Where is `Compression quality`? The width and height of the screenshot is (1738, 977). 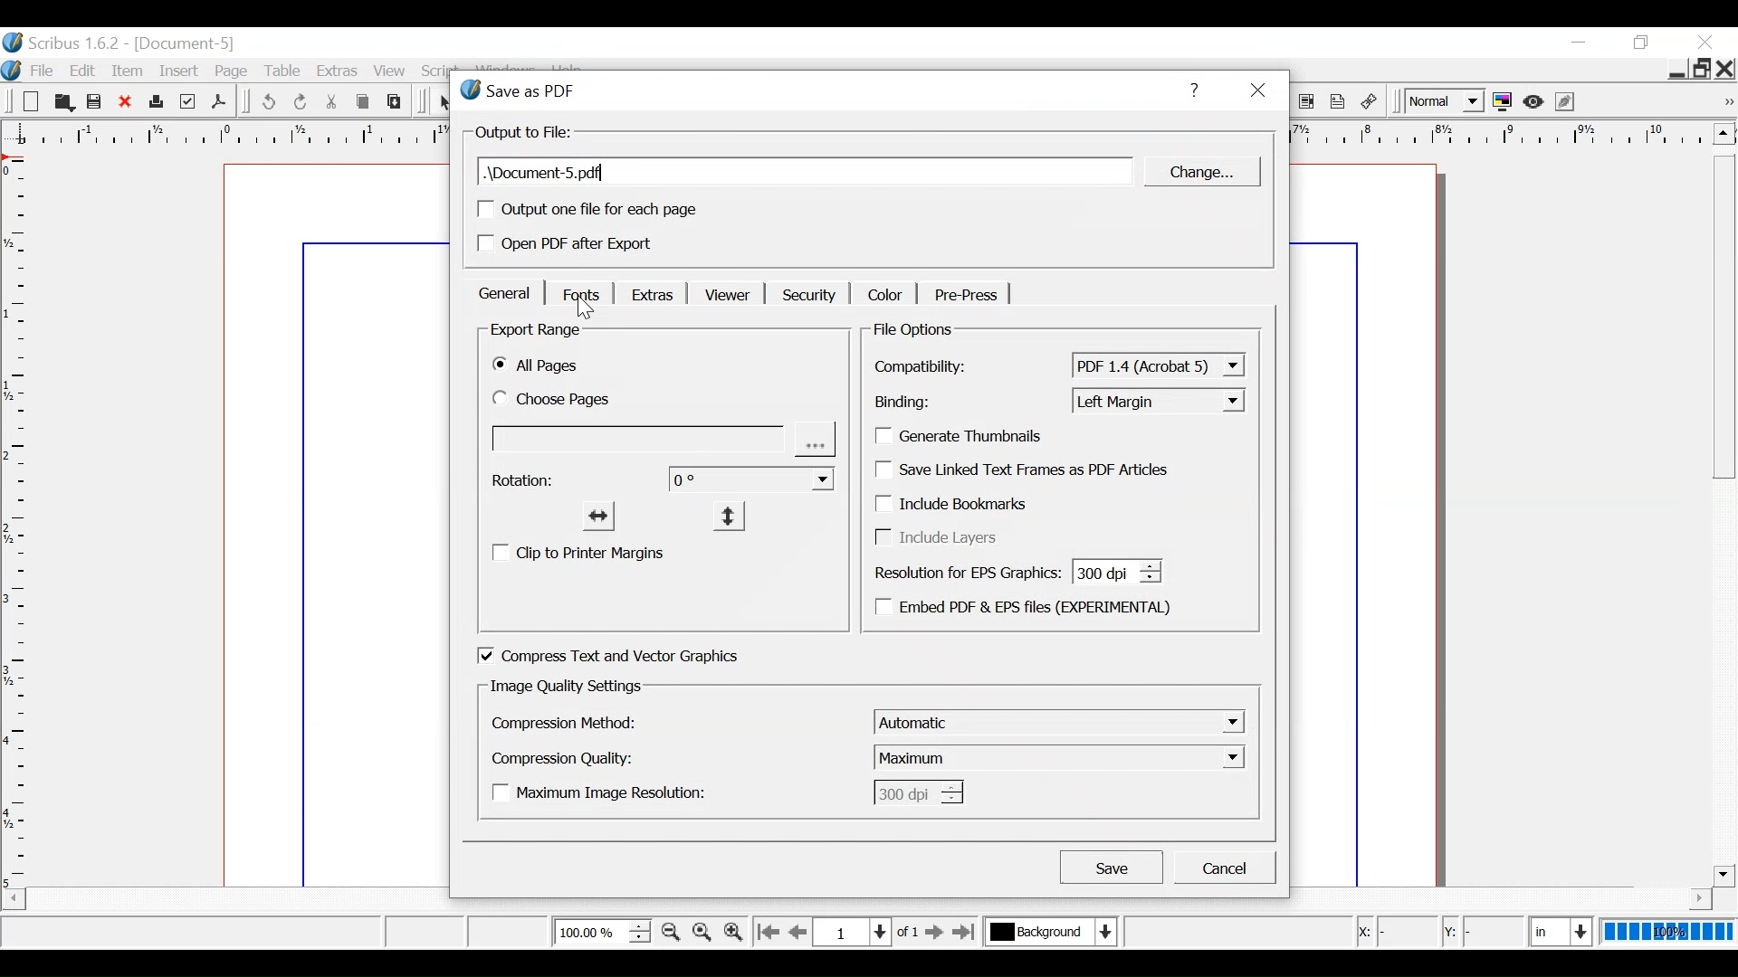 Compression quality is located at coordinates (564, 758).